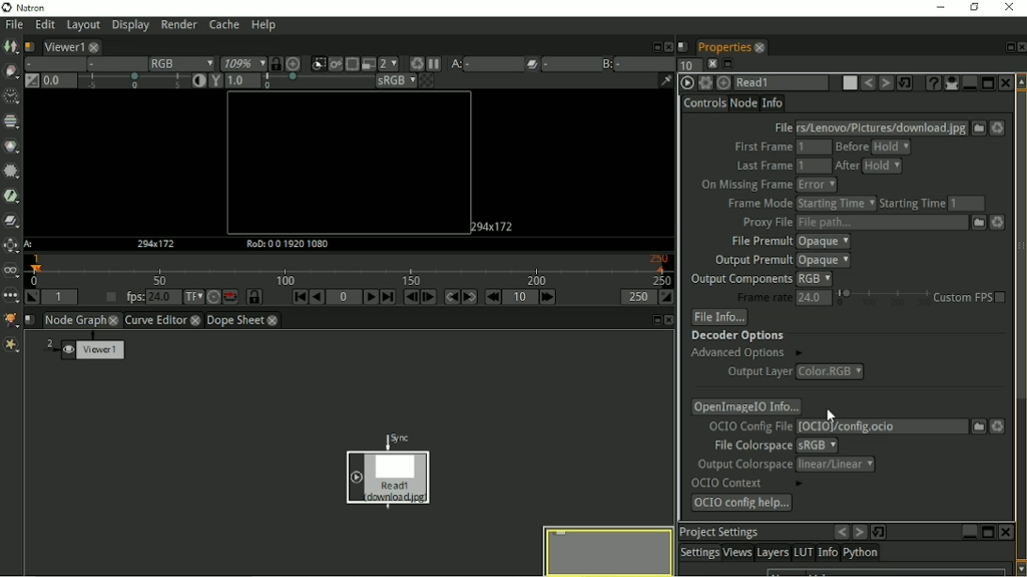 Image resolution: width=1027 pixels, height=577 pixels. Describe the element at coordinates (95, 347) in the screenshot. I see `Viewer1` at that location.